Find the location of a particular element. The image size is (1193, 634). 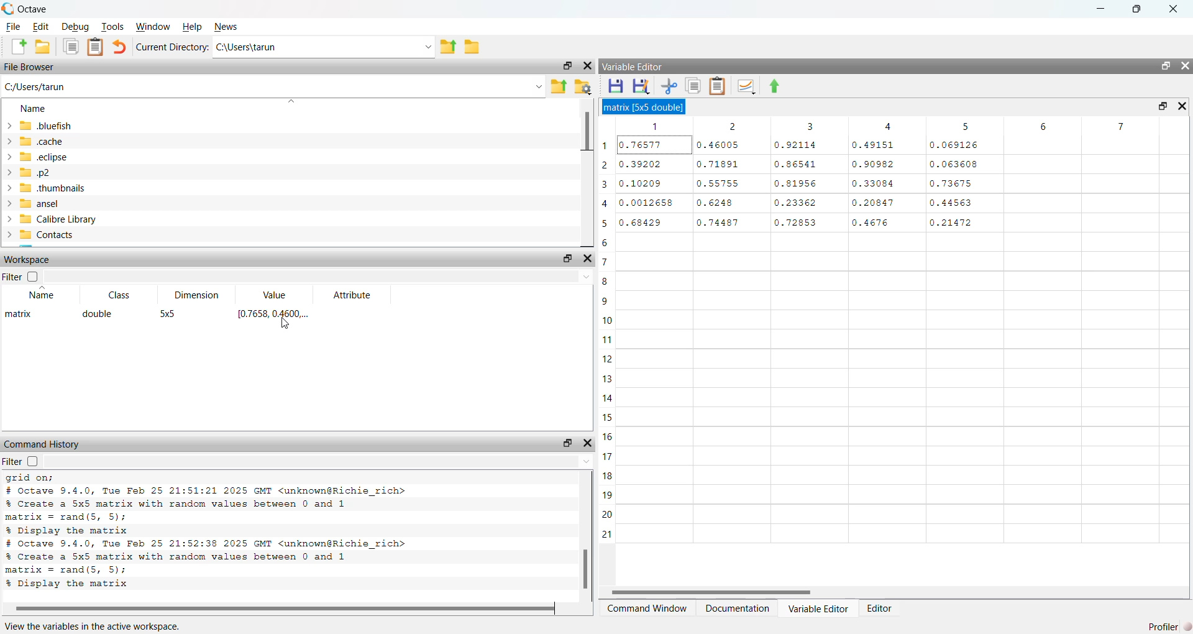

close is located at coordinates (1185, 67).